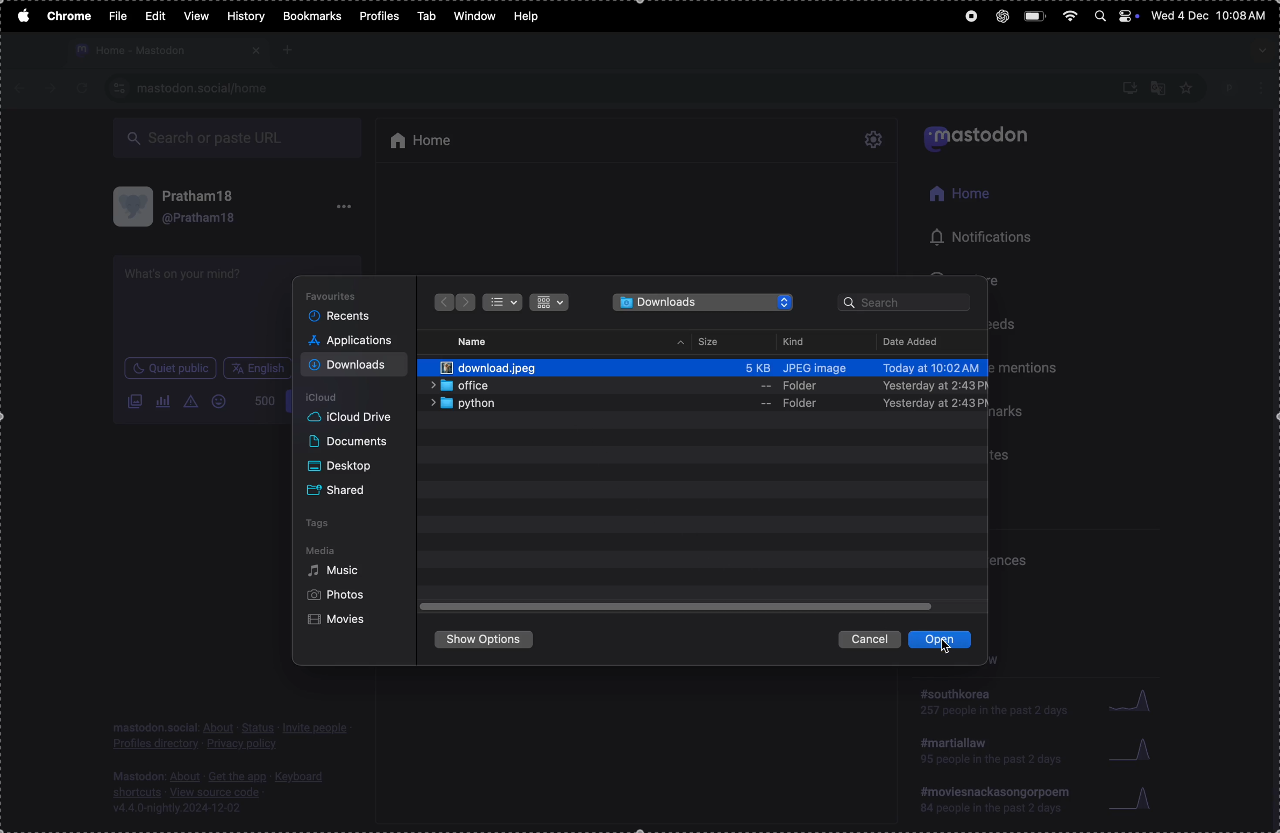 The image size is (1280, 833). What do you see at coordinates (870, 638) in the screenshot?
I see `cancel` at bounding box center [870, 638].